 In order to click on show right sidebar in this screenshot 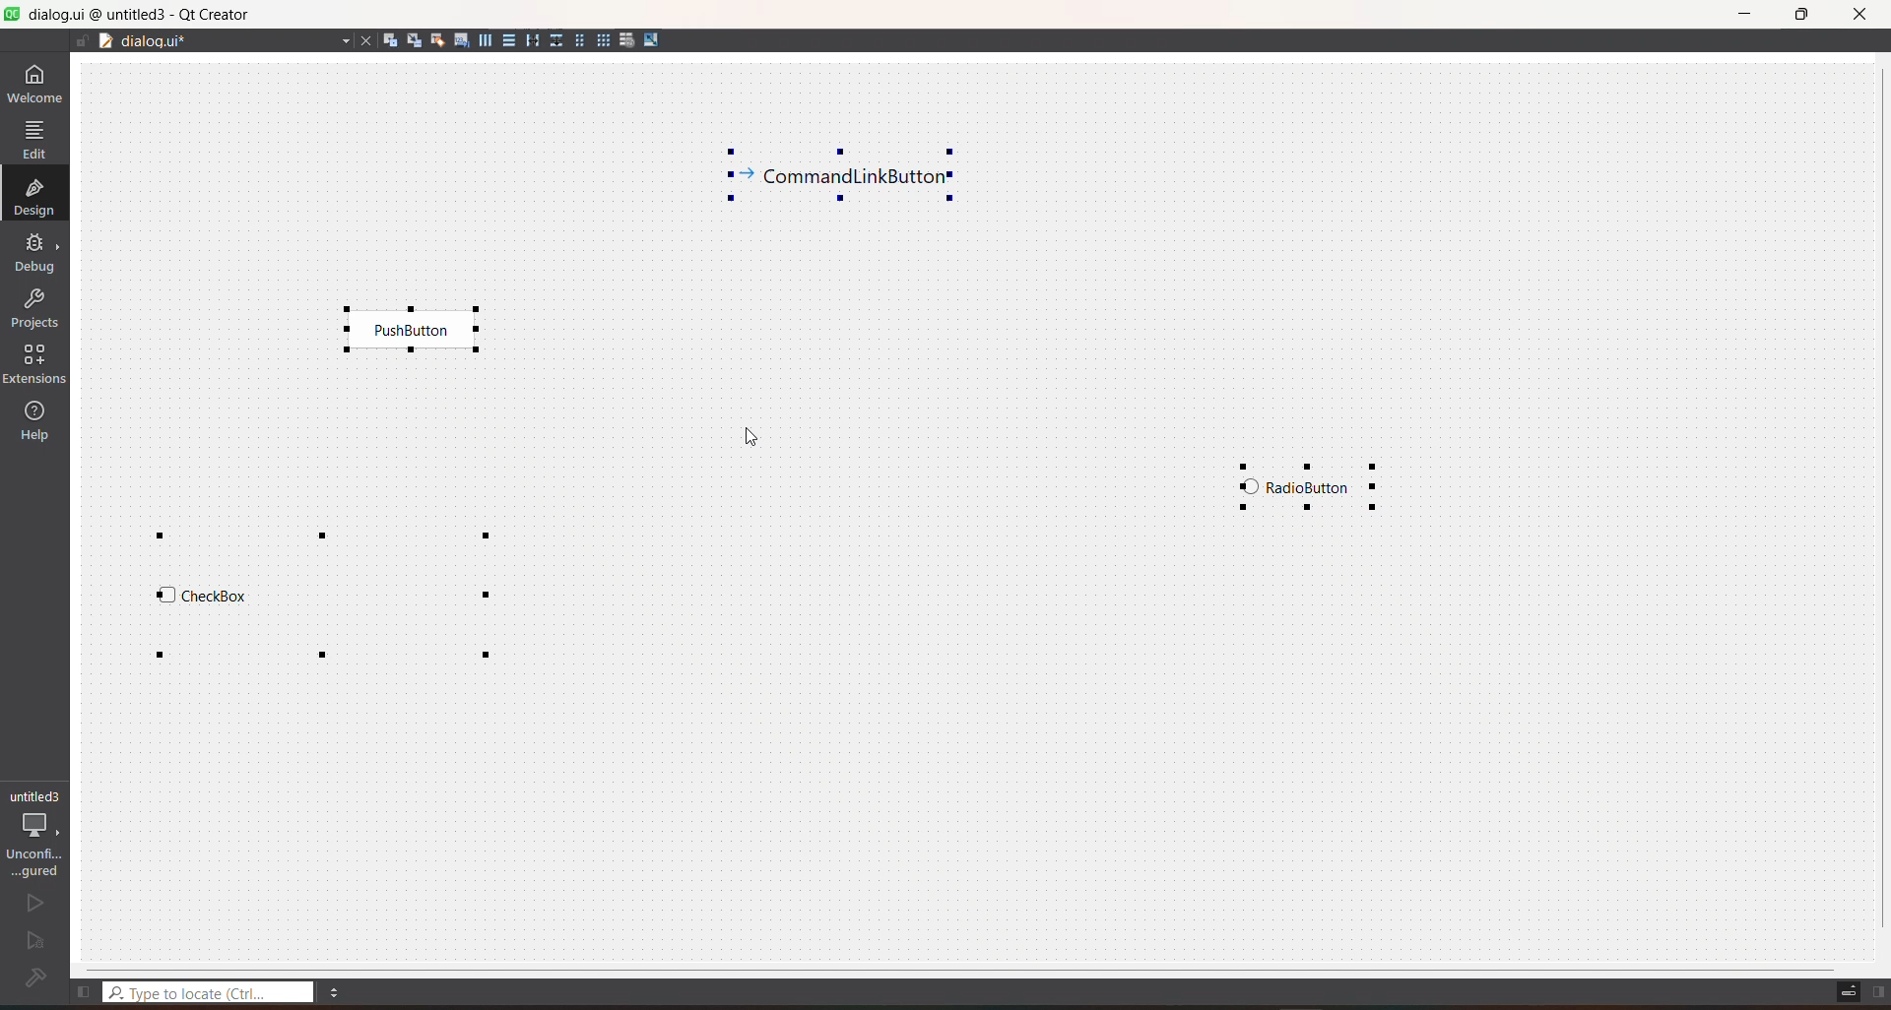, I will do `click(1878, 982)`.